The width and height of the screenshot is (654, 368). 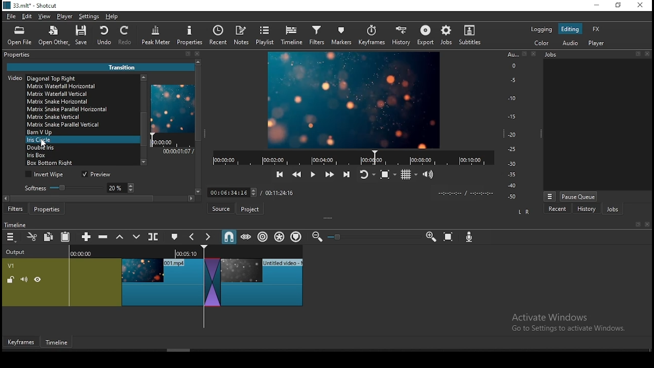 I want to click on filters, so click(x=16, y=210).